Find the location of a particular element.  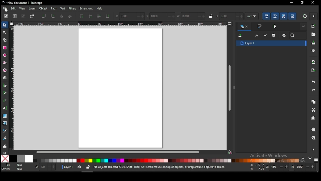

search bar is located at coordinates (298, 35).